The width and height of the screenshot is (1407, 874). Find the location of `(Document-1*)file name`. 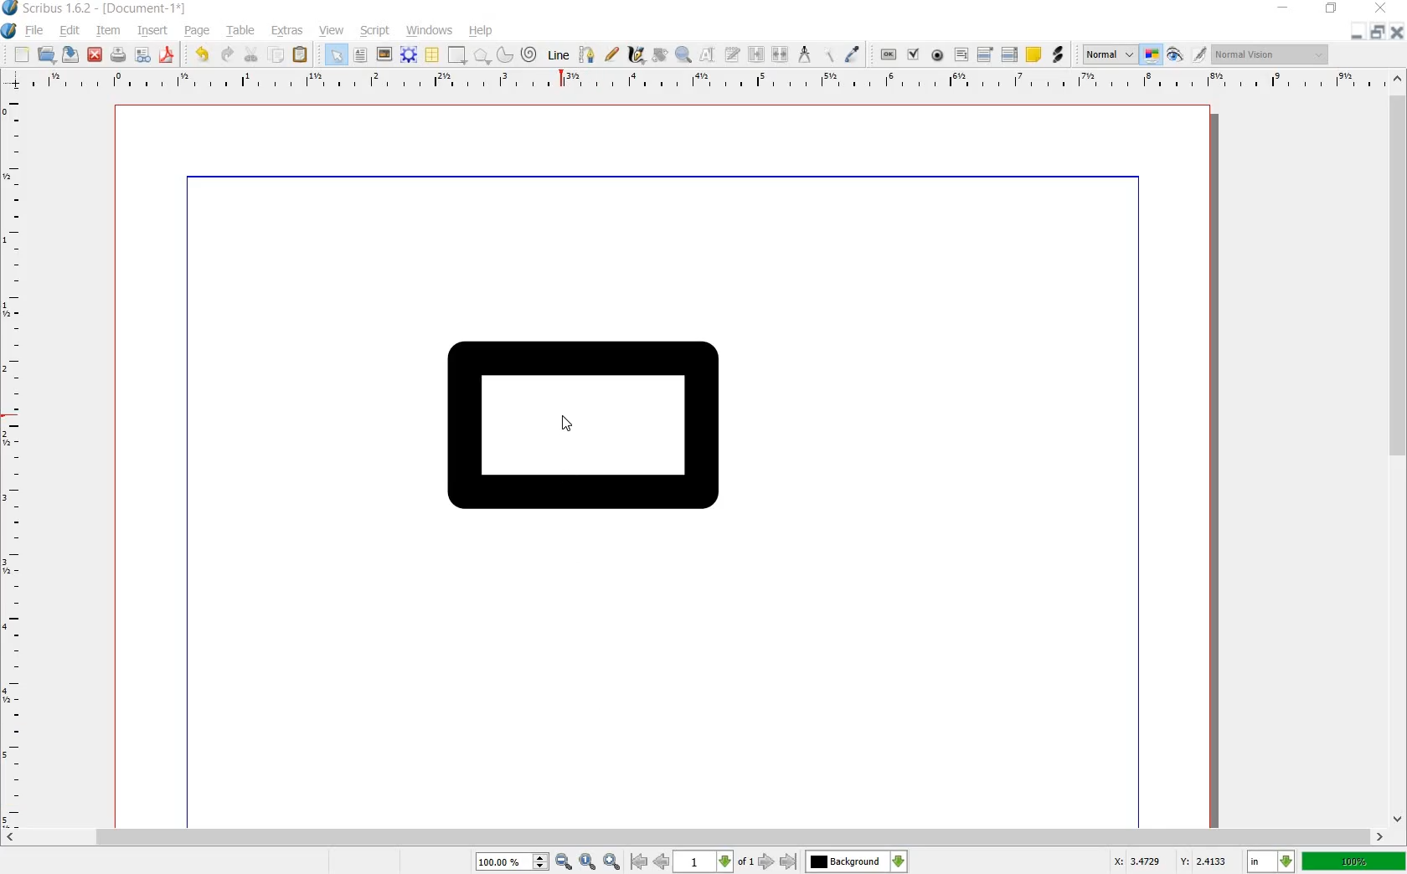

(Document-1*)file name is located at coordinates (174, 9).